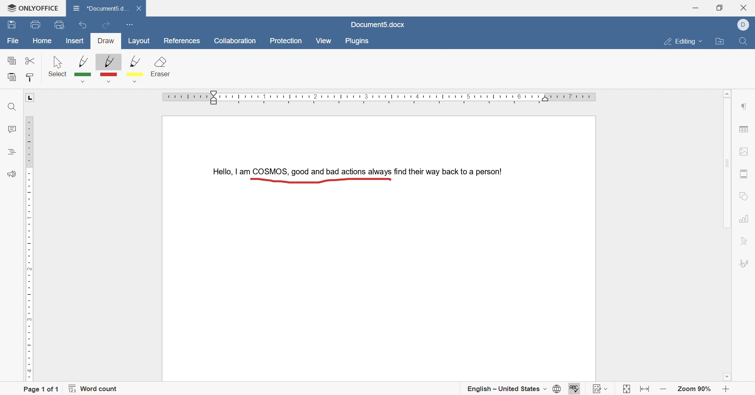  What do you see at coordinates (28, 60) in the screenshot?
I see `cut` at bounding box center [28, 60].